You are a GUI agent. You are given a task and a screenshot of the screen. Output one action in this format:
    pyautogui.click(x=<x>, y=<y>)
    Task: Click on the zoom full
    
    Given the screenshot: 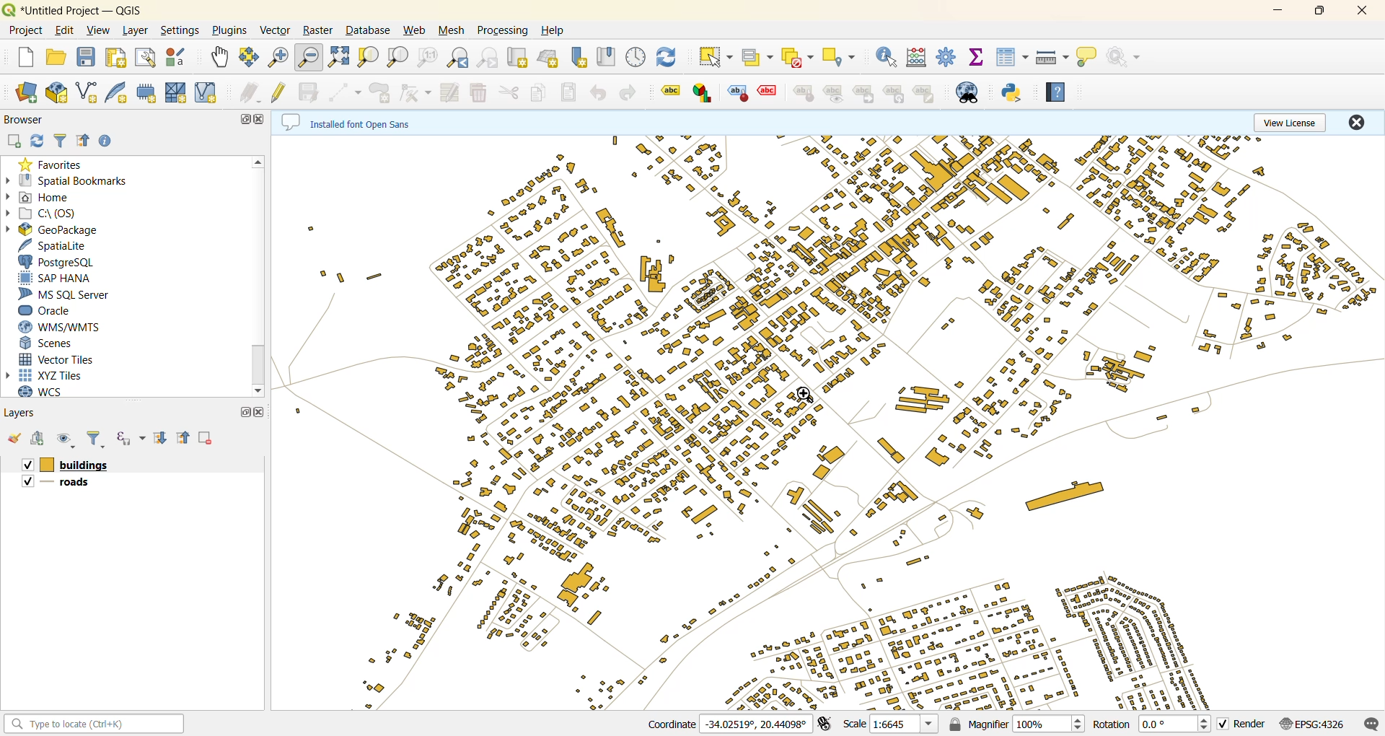 What is the action you would take?
    pyautogui.click(x=340, y=58)
    